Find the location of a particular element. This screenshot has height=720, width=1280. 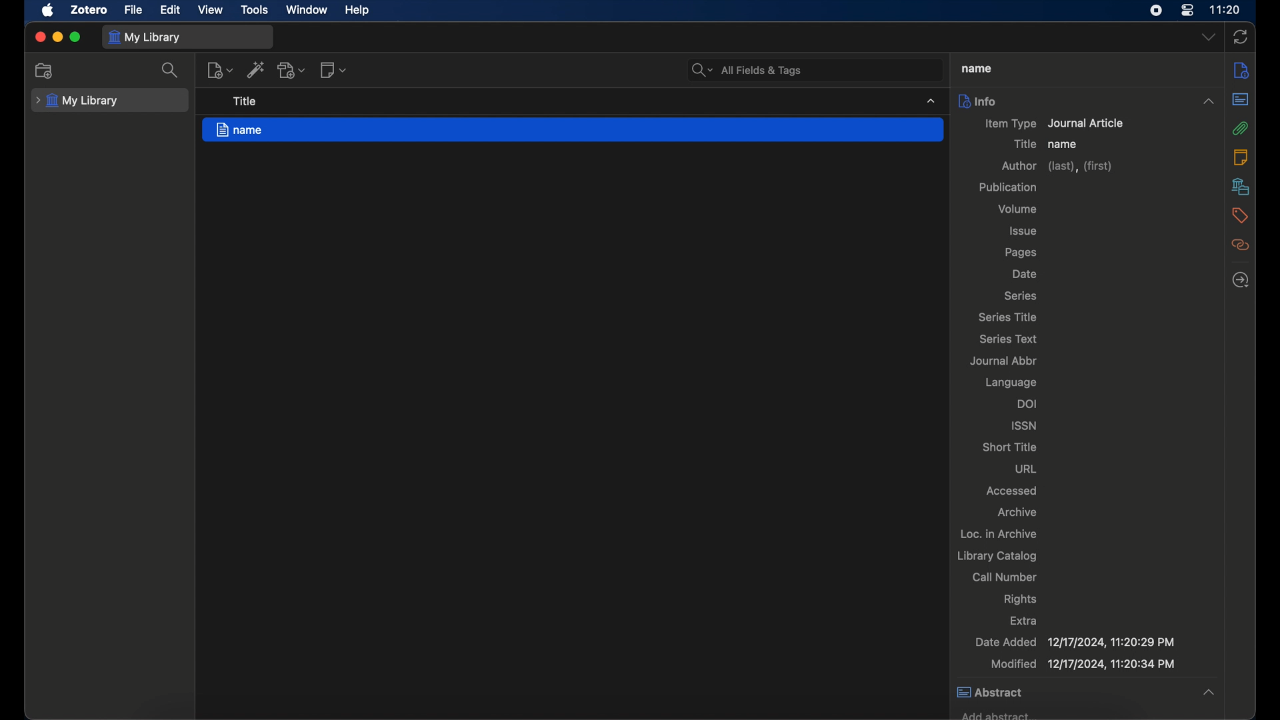

info is located at coordinates (1087, 100).